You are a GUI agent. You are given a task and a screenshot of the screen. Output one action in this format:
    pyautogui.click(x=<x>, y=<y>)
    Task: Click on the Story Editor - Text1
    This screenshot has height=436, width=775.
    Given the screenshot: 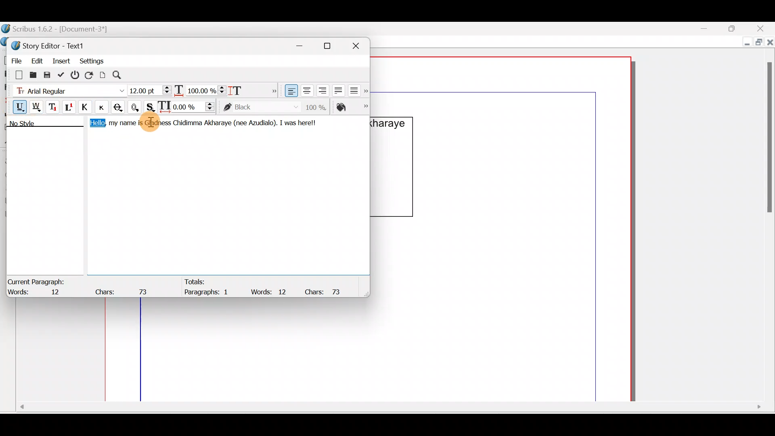 What is the action you would take?
    pyautogui.click(x=50, y=45)
    